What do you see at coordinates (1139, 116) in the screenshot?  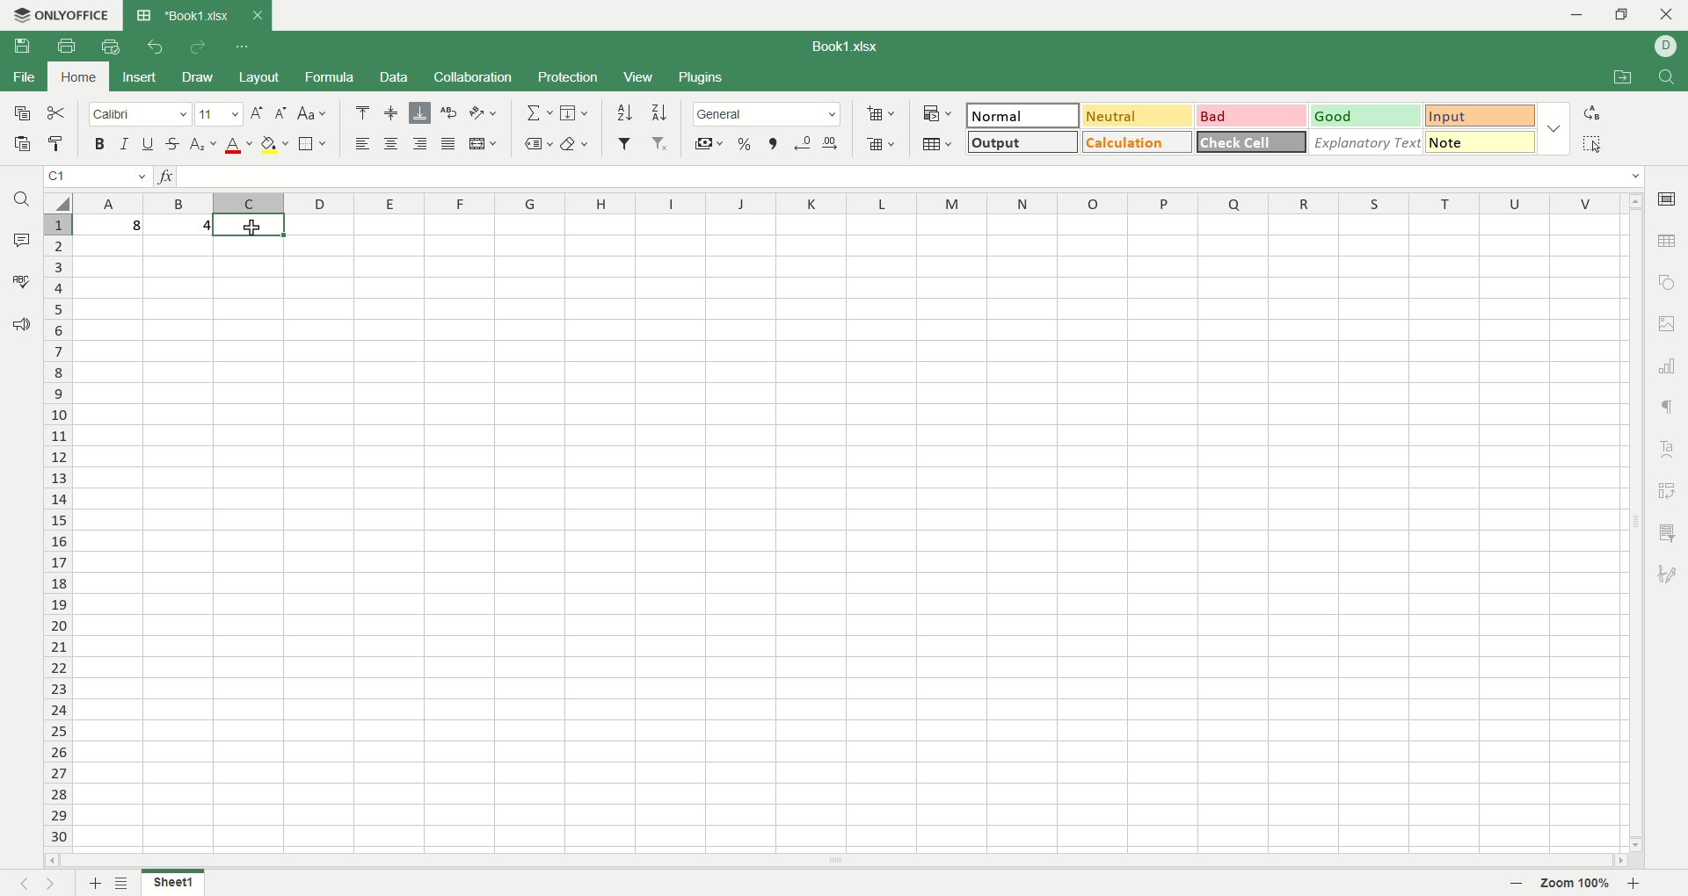 I see `neutral` at bounding box center [1139, 116].